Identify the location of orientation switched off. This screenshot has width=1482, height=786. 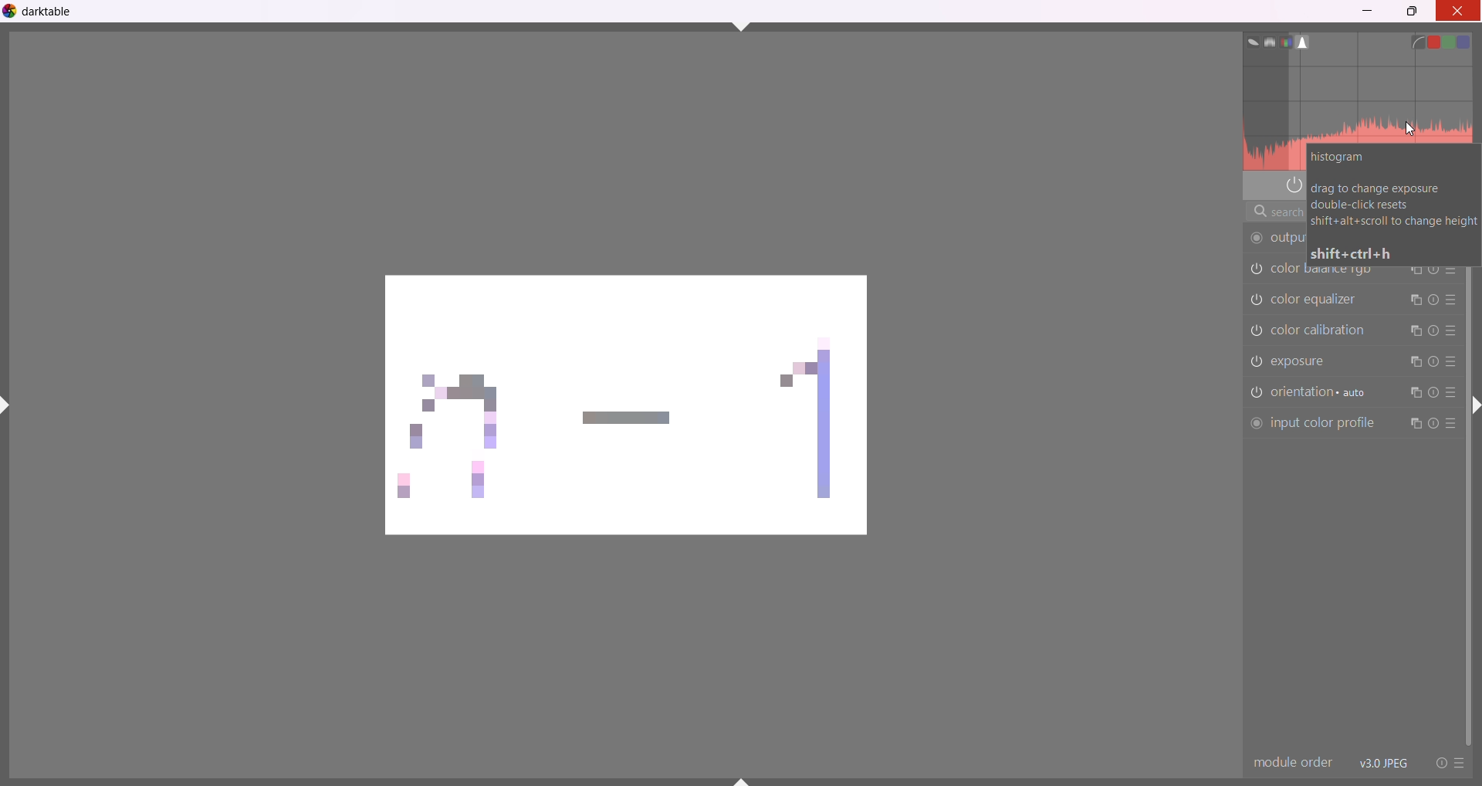
(1254, 393).